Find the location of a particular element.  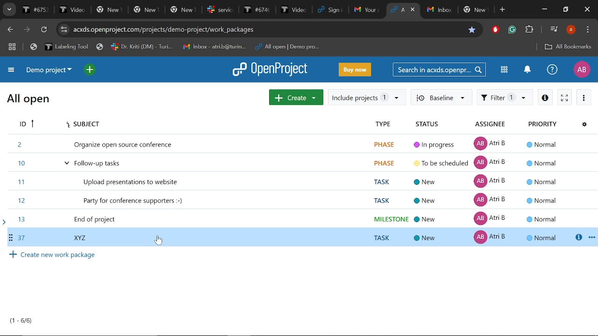

Open project menu is located at coordinates (271, 70).